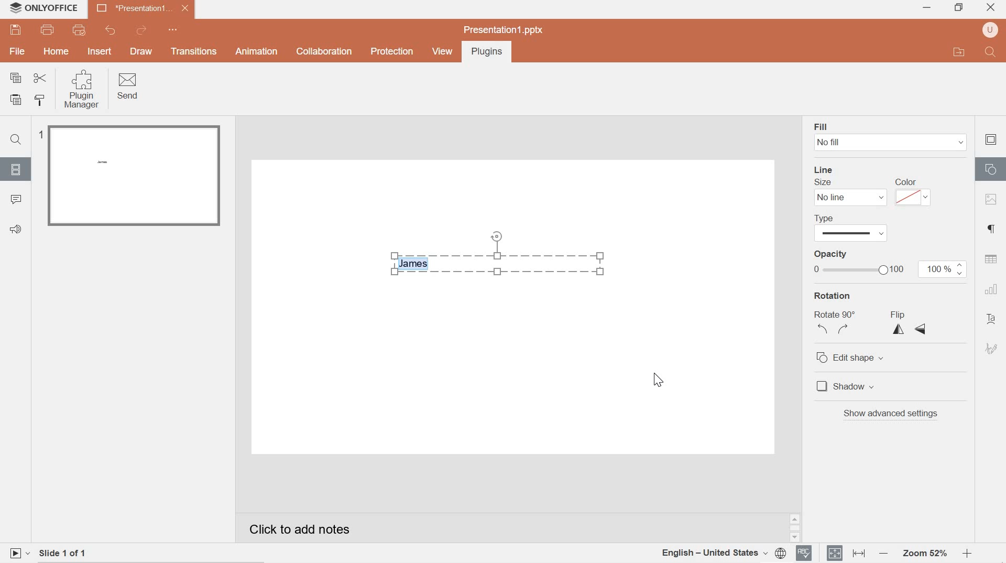 The width and height of the screenshot is (1006, 563). What do you see at coordinates (485, 52) in the screenshot?
I see `Plugins` at bounding box center [485, 52].